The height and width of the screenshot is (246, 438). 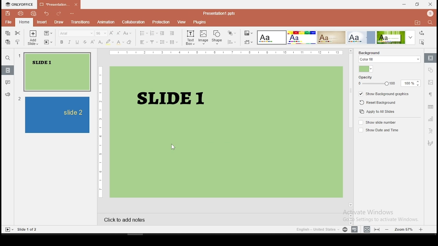 I want to click on cut, so click(x=17, y=33).